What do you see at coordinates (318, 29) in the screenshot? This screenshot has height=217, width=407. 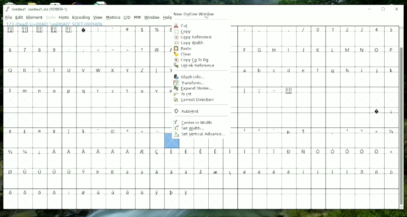 I see `Symbols` at bounding box center [318, 29].